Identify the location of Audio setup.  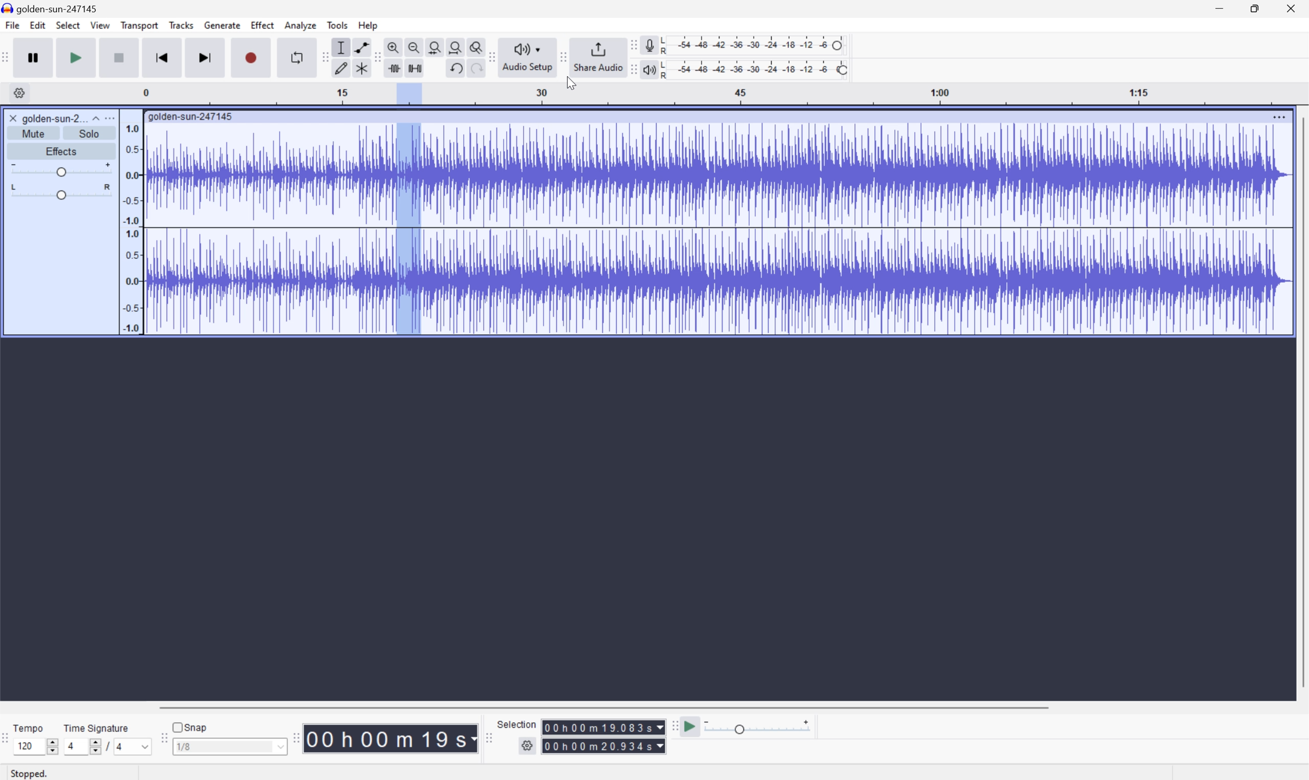
(529, 56).